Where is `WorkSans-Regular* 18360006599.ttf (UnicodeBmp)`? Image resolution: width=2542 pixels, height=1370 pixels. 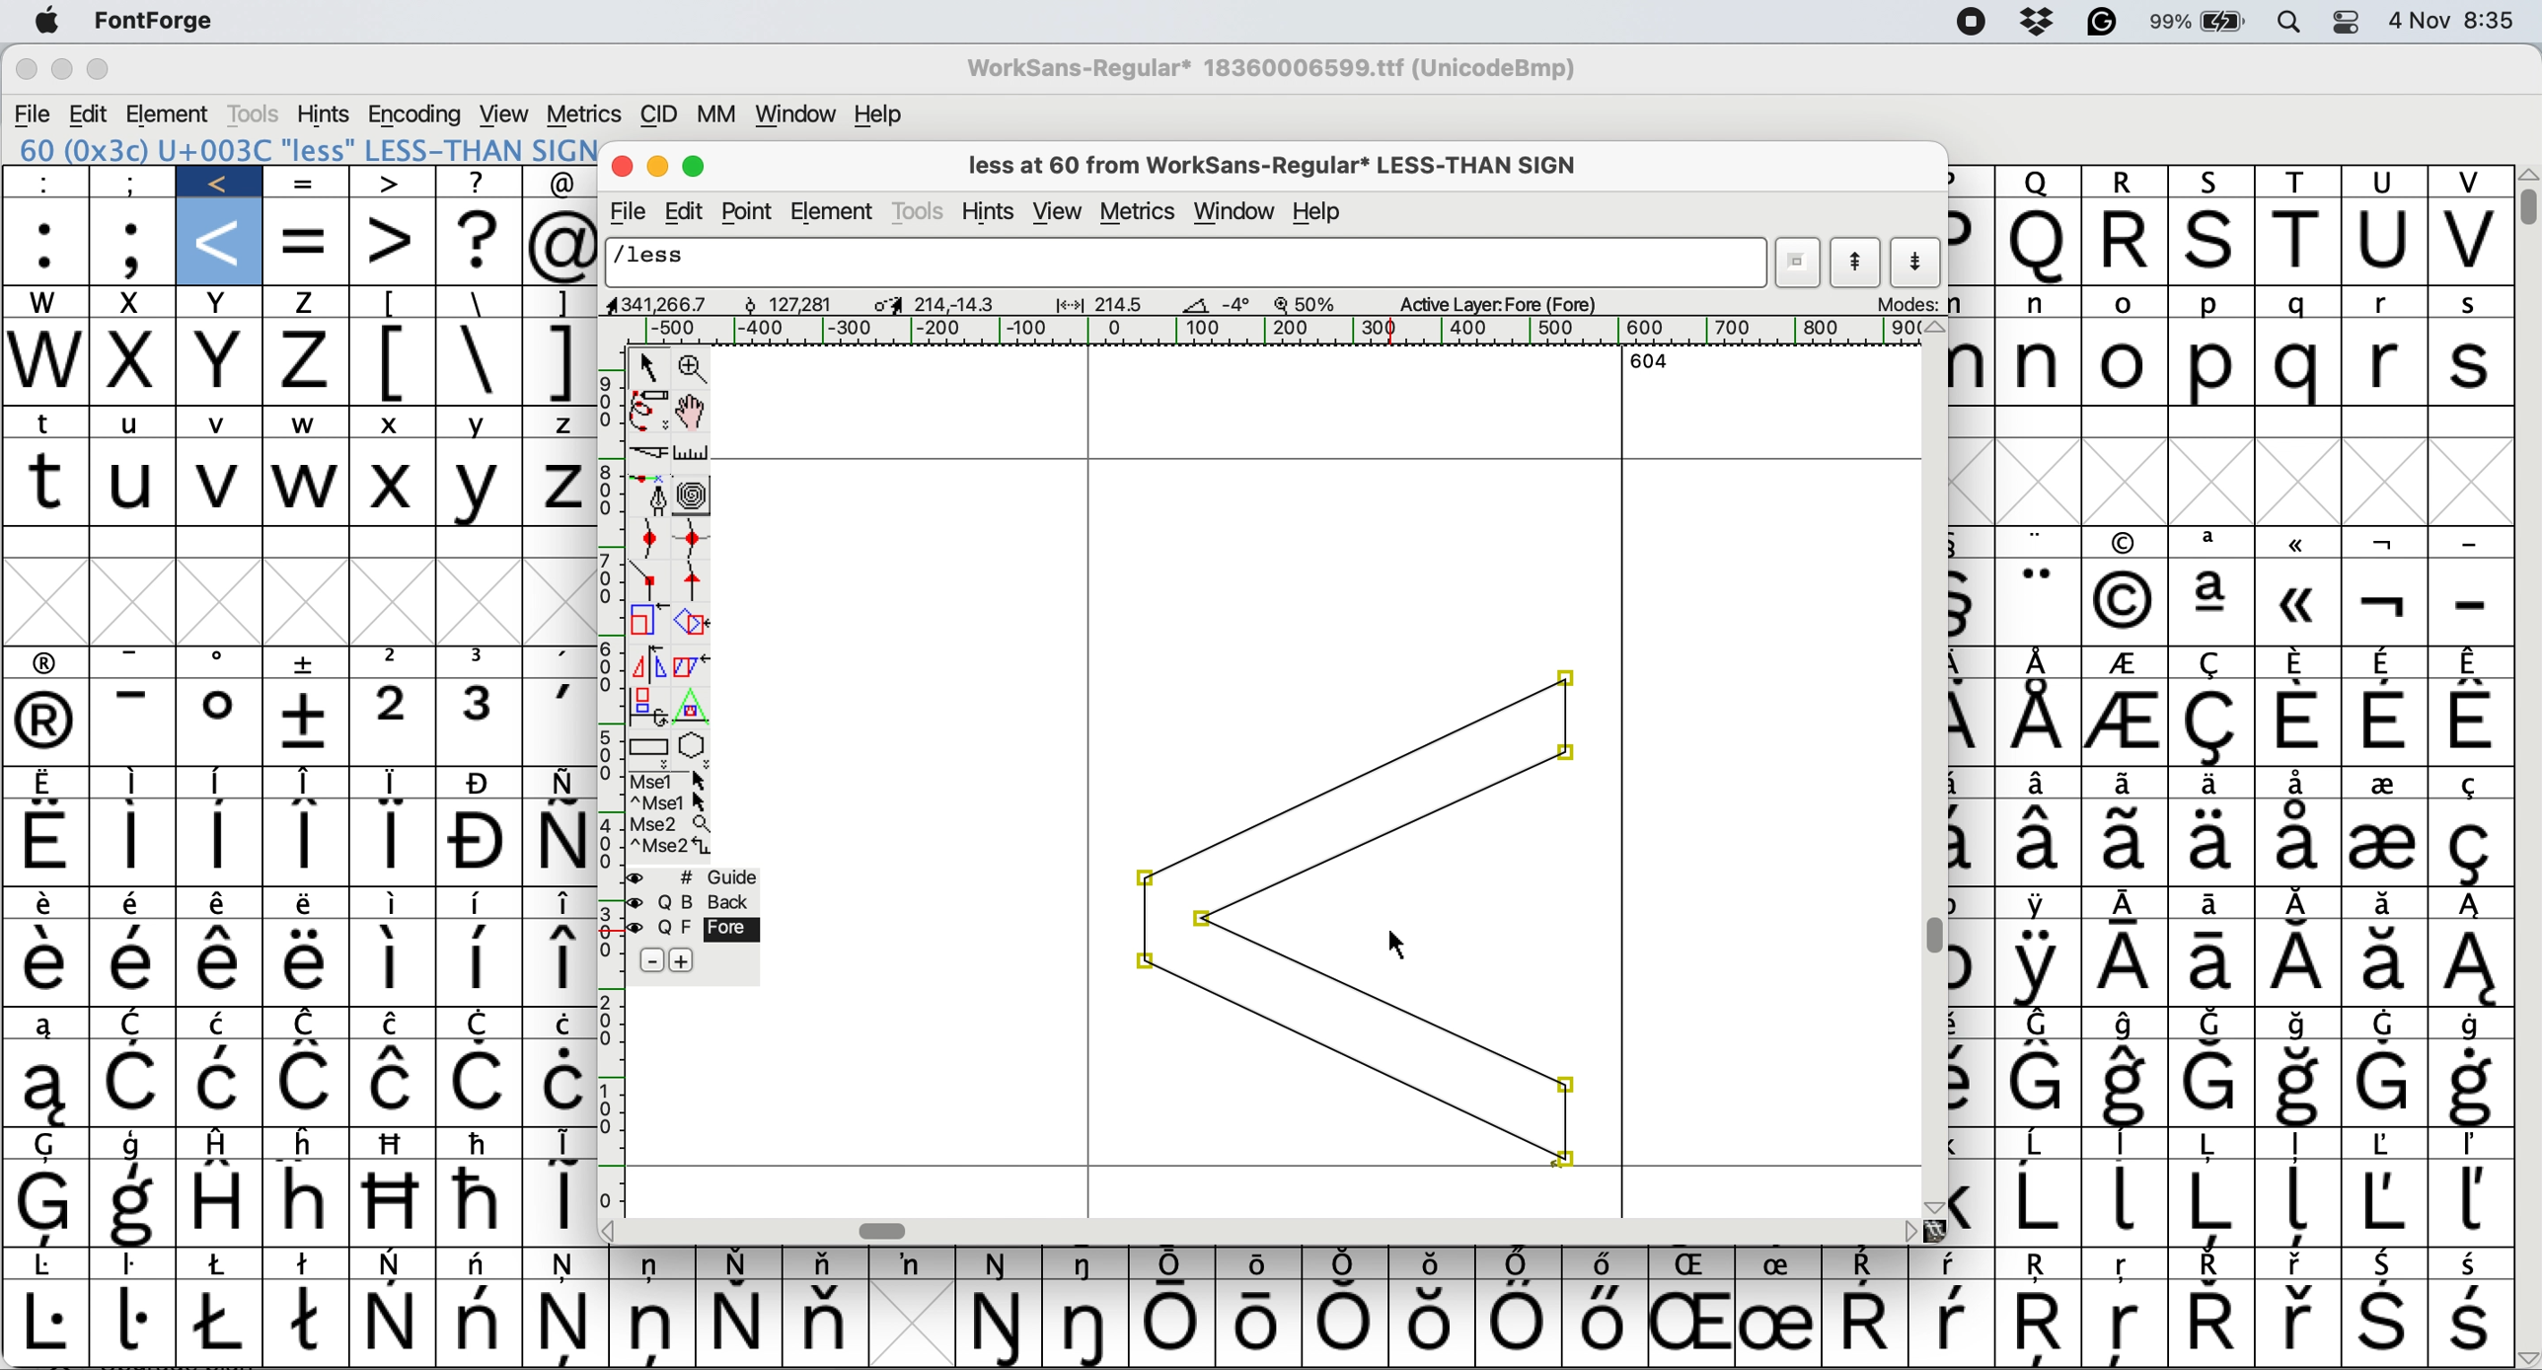
WorkSans-Regular* 18360006599.ttf (UnicodeBmp) is located at coordinates (1276, 68).